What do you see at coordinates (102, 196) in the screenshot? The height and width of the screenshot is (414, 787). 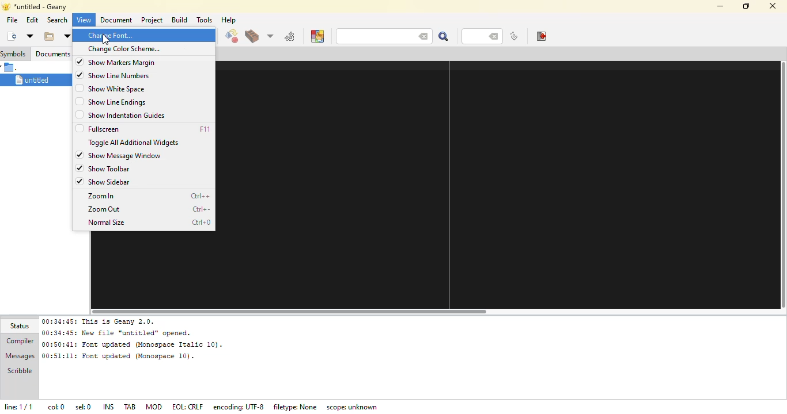 I see `zoom in` at bounding box center [102, 196].